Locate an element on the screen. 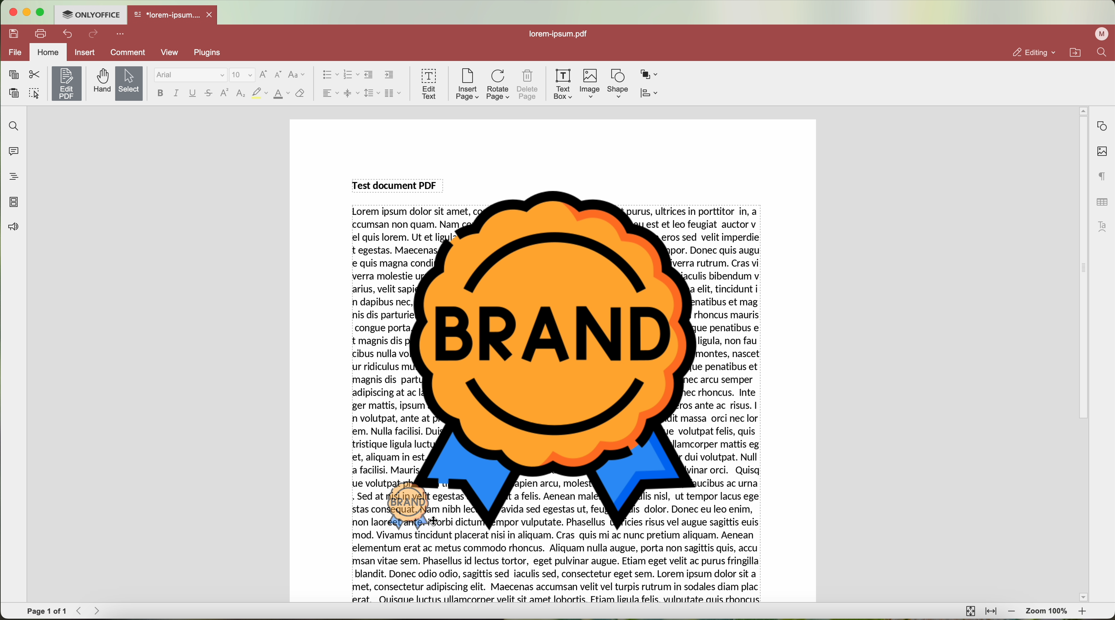 Image resolution: width=1115 pixels, height=620 pixels. click on edit PDF is located at coordinates (68, 85).